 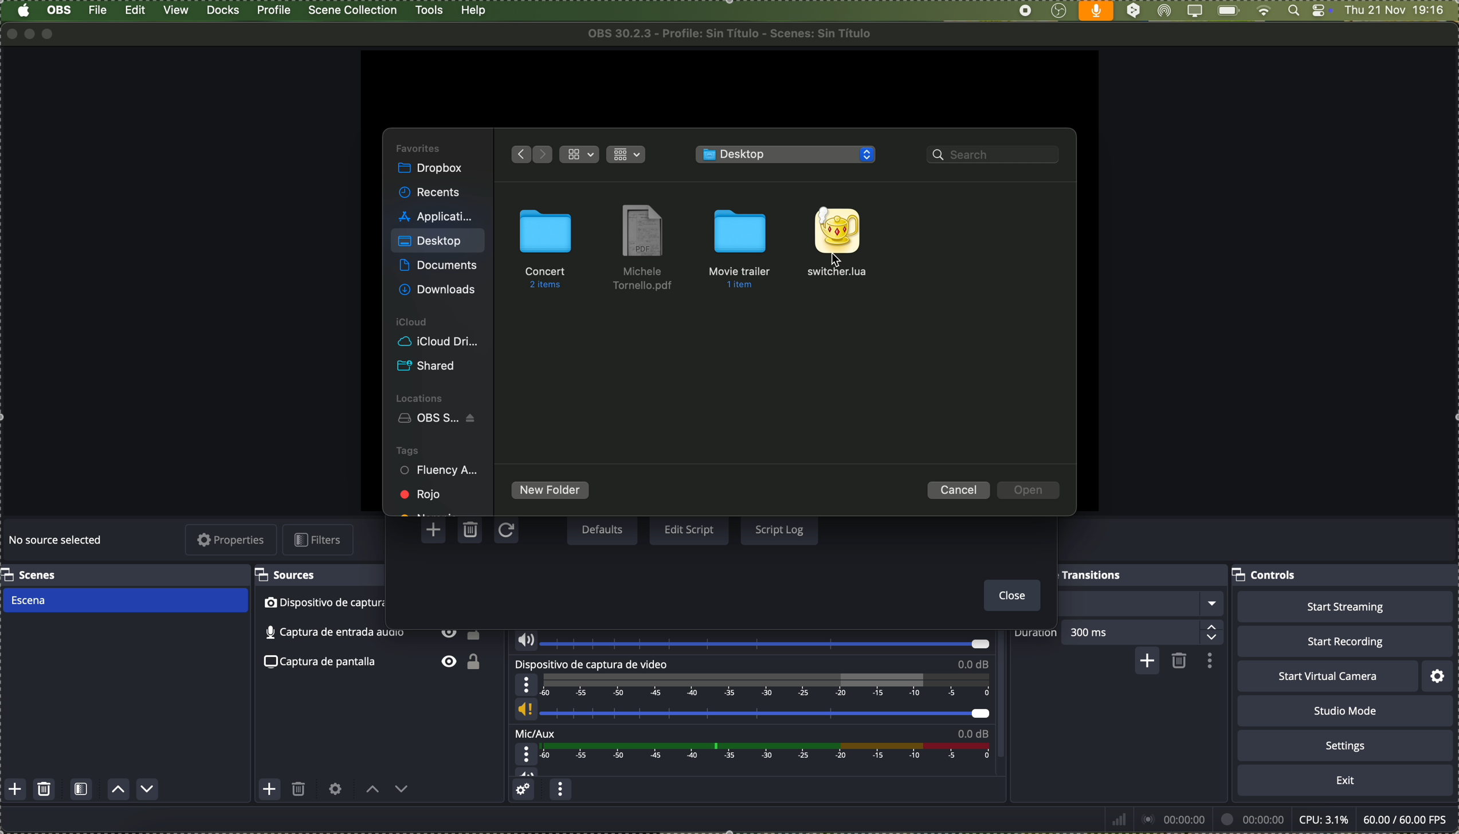 I want to click on open source properties, so click(x=335, y=789).